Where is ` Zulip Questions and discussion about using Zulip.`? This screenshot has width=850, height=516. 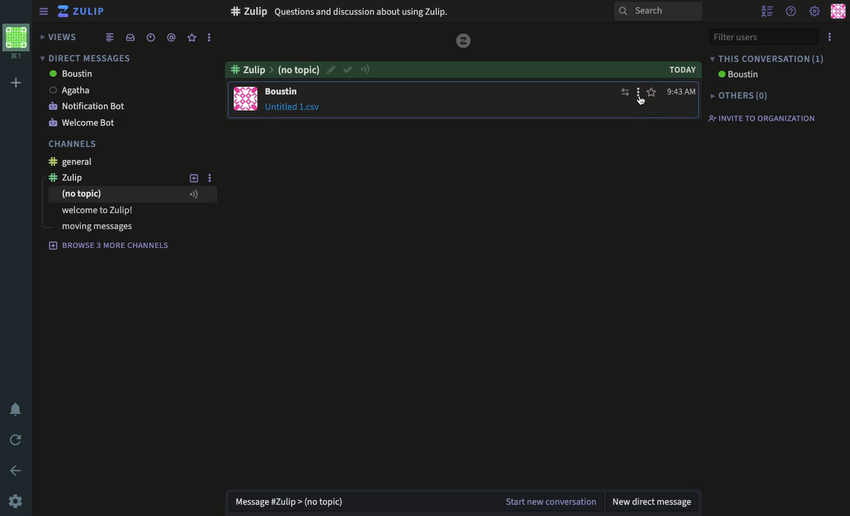  Zulip Questions and discussion about using Zulip. is located at coordinates (340, 11).